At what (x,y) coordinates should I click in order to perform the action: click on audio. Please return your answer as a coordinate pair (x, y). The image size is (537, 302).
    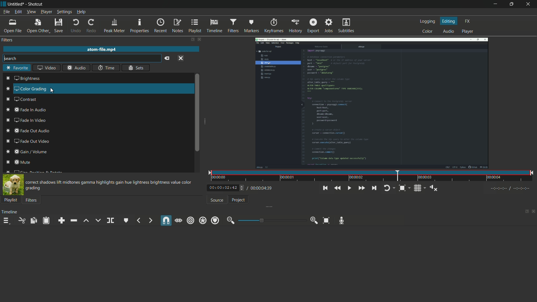
    Looking at the image, I should click on (447, 32).